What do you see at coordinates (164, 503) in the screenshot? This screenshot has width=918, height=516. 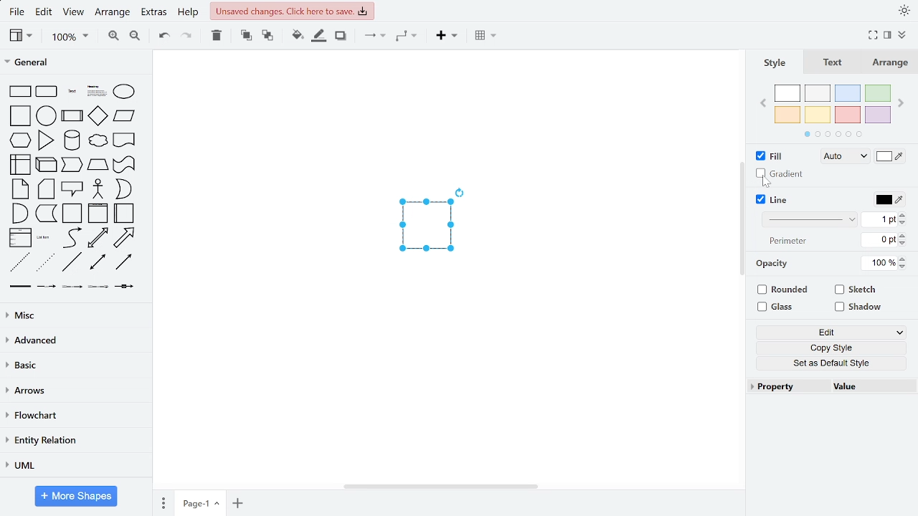 I see `pages` at bounding box center [164, 503].